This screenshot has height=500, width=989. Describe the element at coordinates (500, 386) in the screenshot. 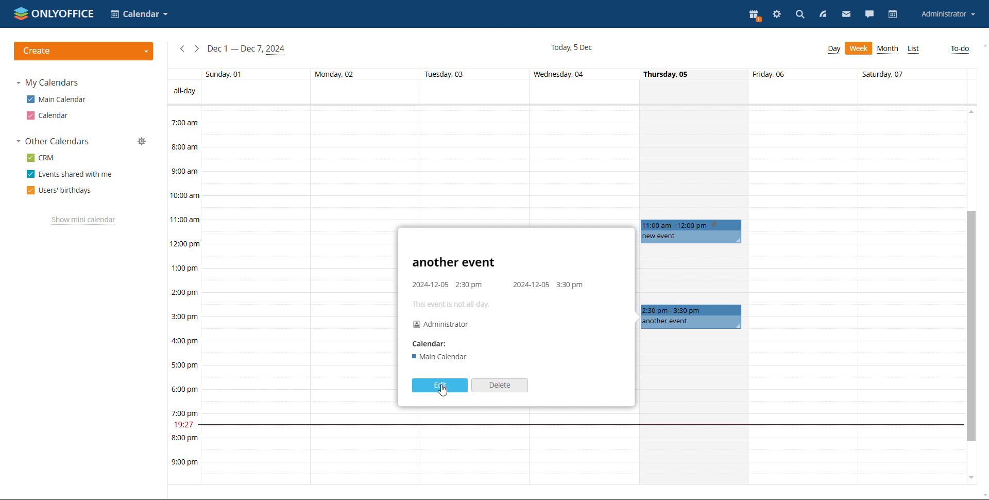

I see `delete` at that location.